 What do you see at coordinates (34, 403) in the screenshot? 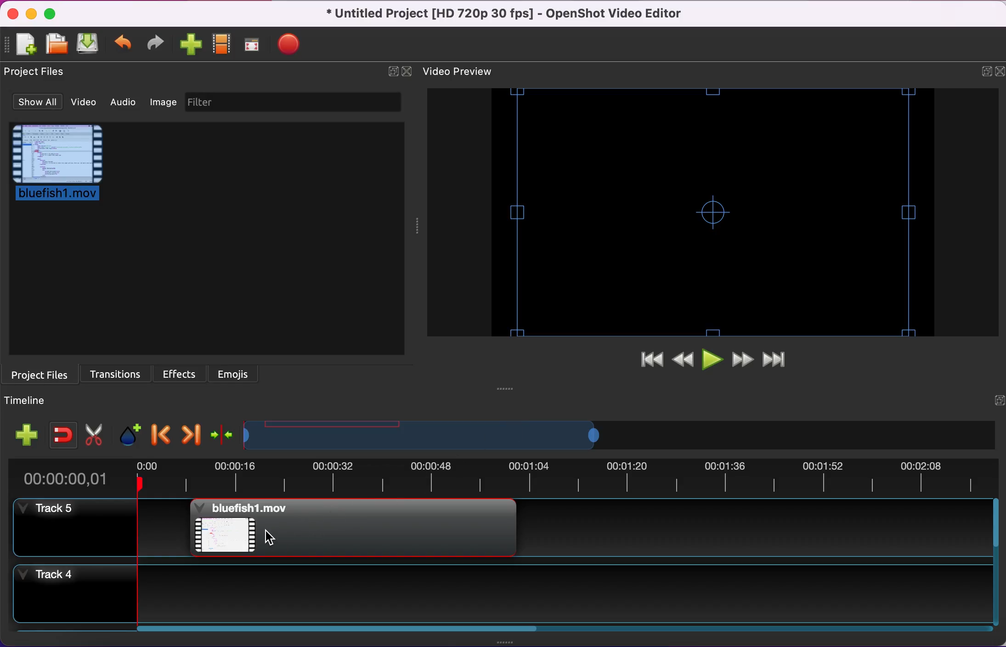
I see `timeline` at bounding box center [34, 403].